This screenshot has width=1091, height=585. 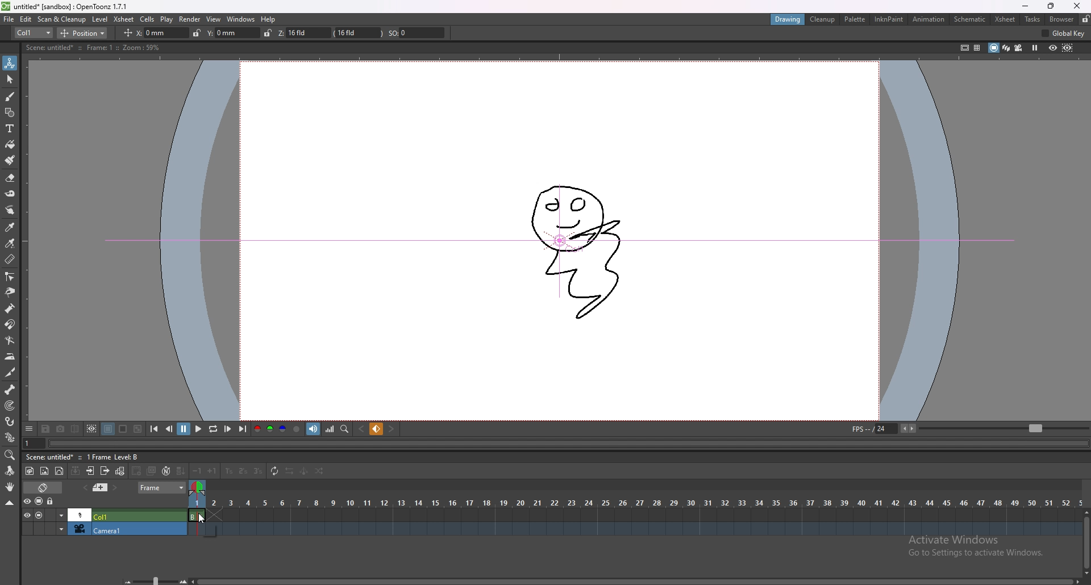 I want to click on control point editor, so click(x=9, y=276).